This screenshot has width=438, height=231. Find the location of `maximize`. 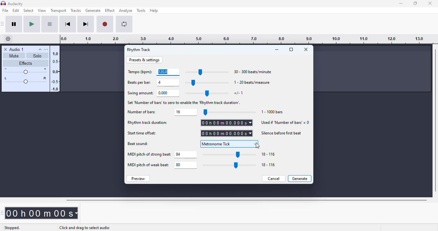

maximize is located at coordinates (291, 49).